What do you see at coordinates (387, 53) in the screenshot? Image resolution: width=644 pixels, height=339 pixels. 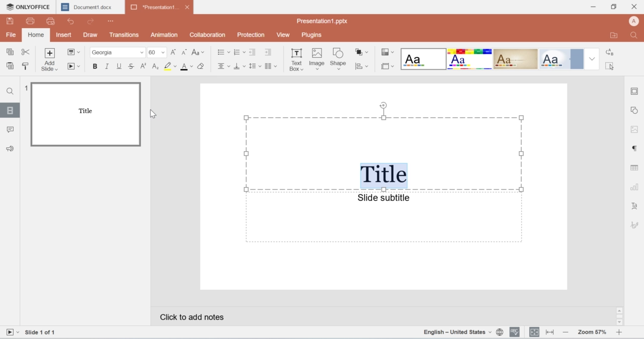 I see `style` at bounding box center [387, 53].